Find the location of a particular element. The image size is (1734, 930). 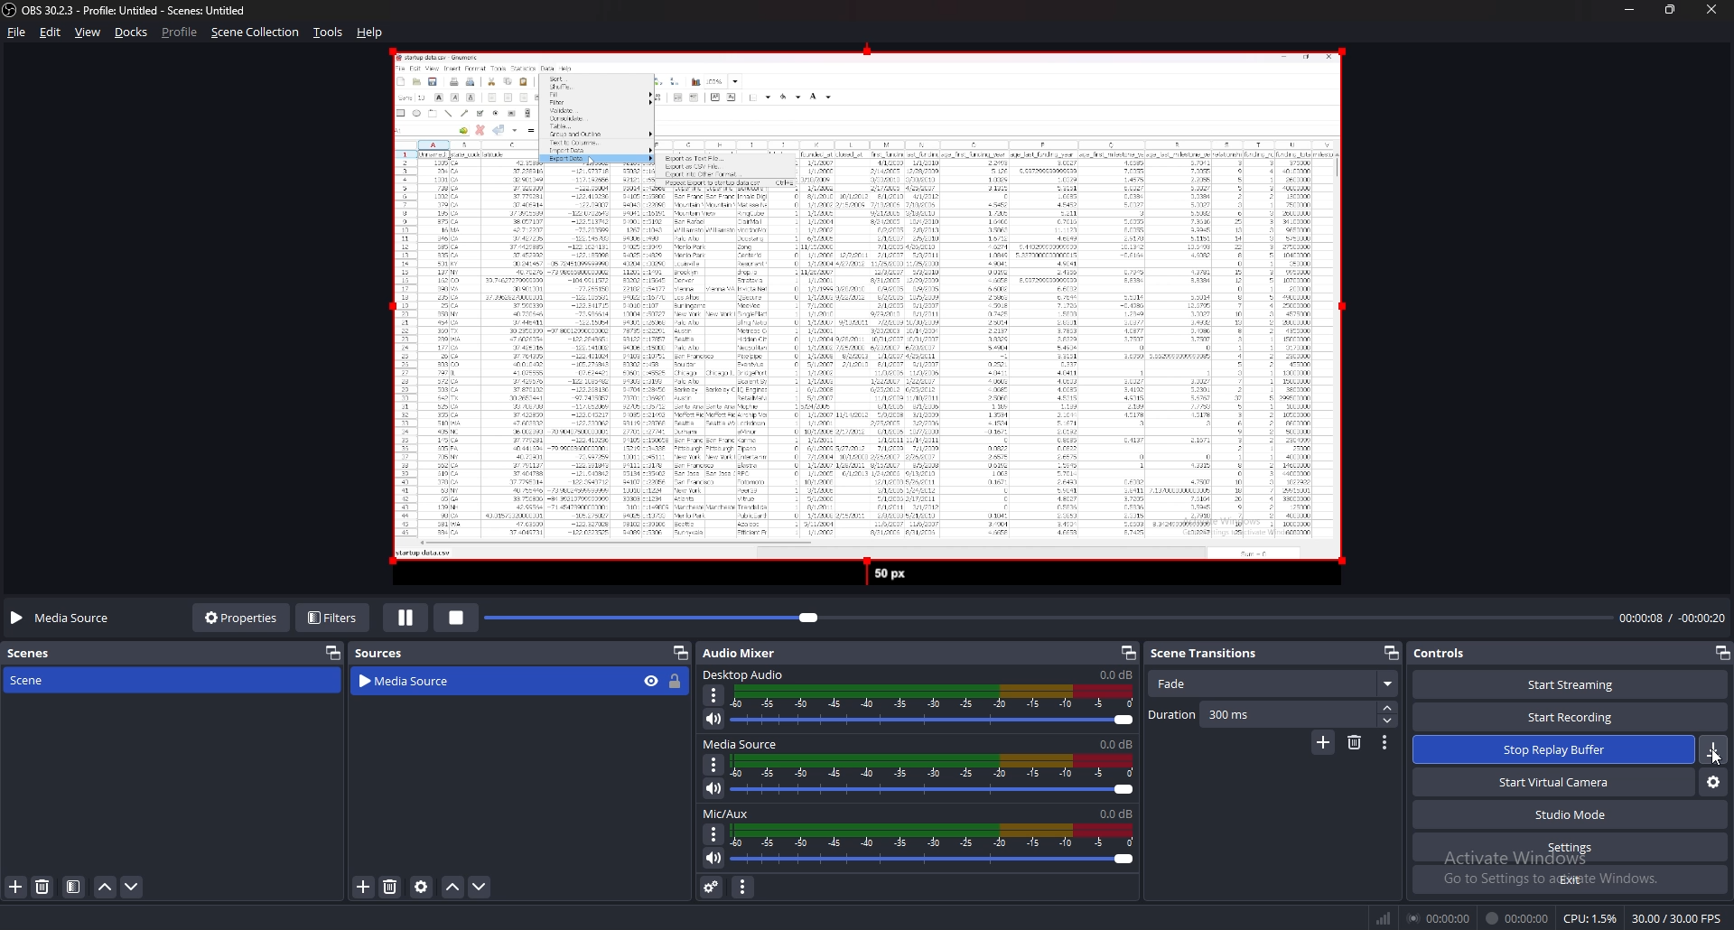

desktop audio is located at coordinates (747, 674).